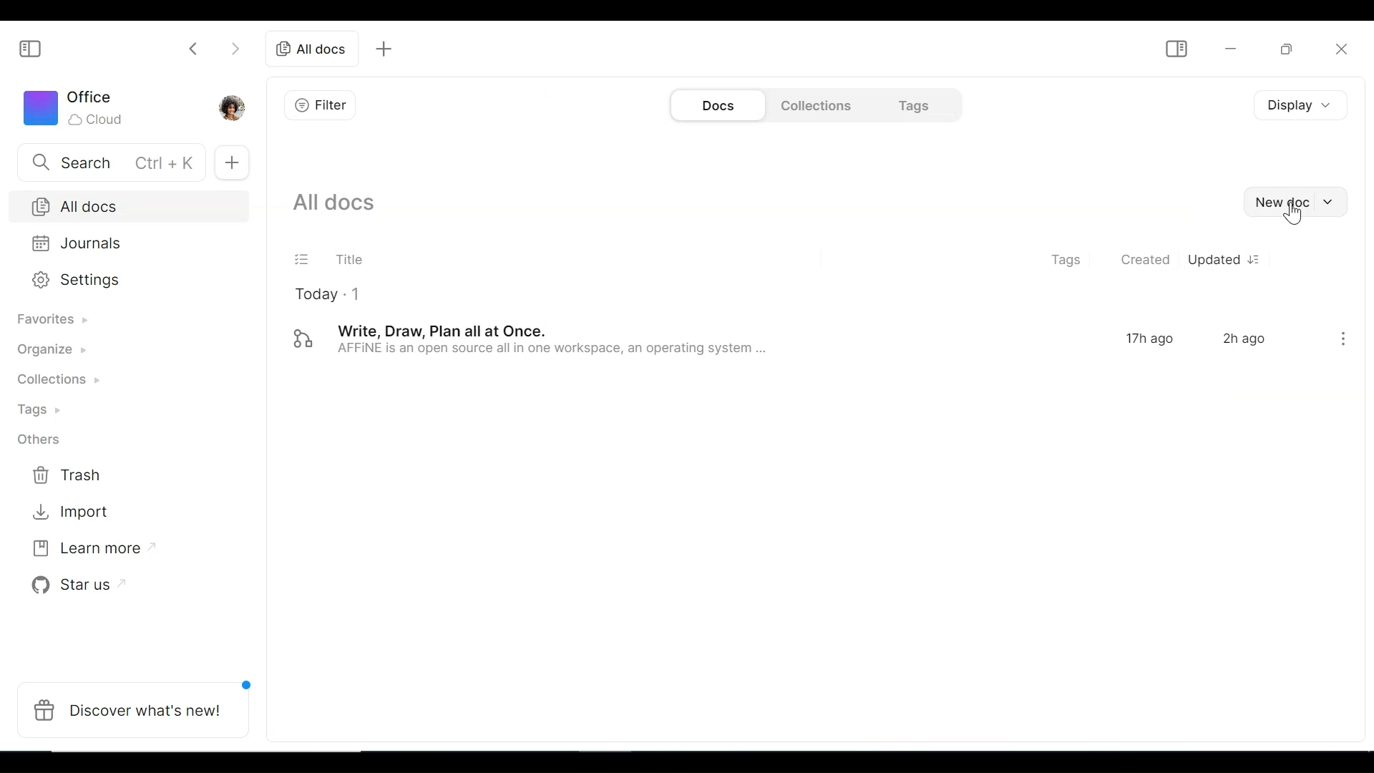 The image size is (1374, 773). What do you see at coordinates (85, 109) in the screenshot?
I see `Workspace` at bounding box center [85, 109].